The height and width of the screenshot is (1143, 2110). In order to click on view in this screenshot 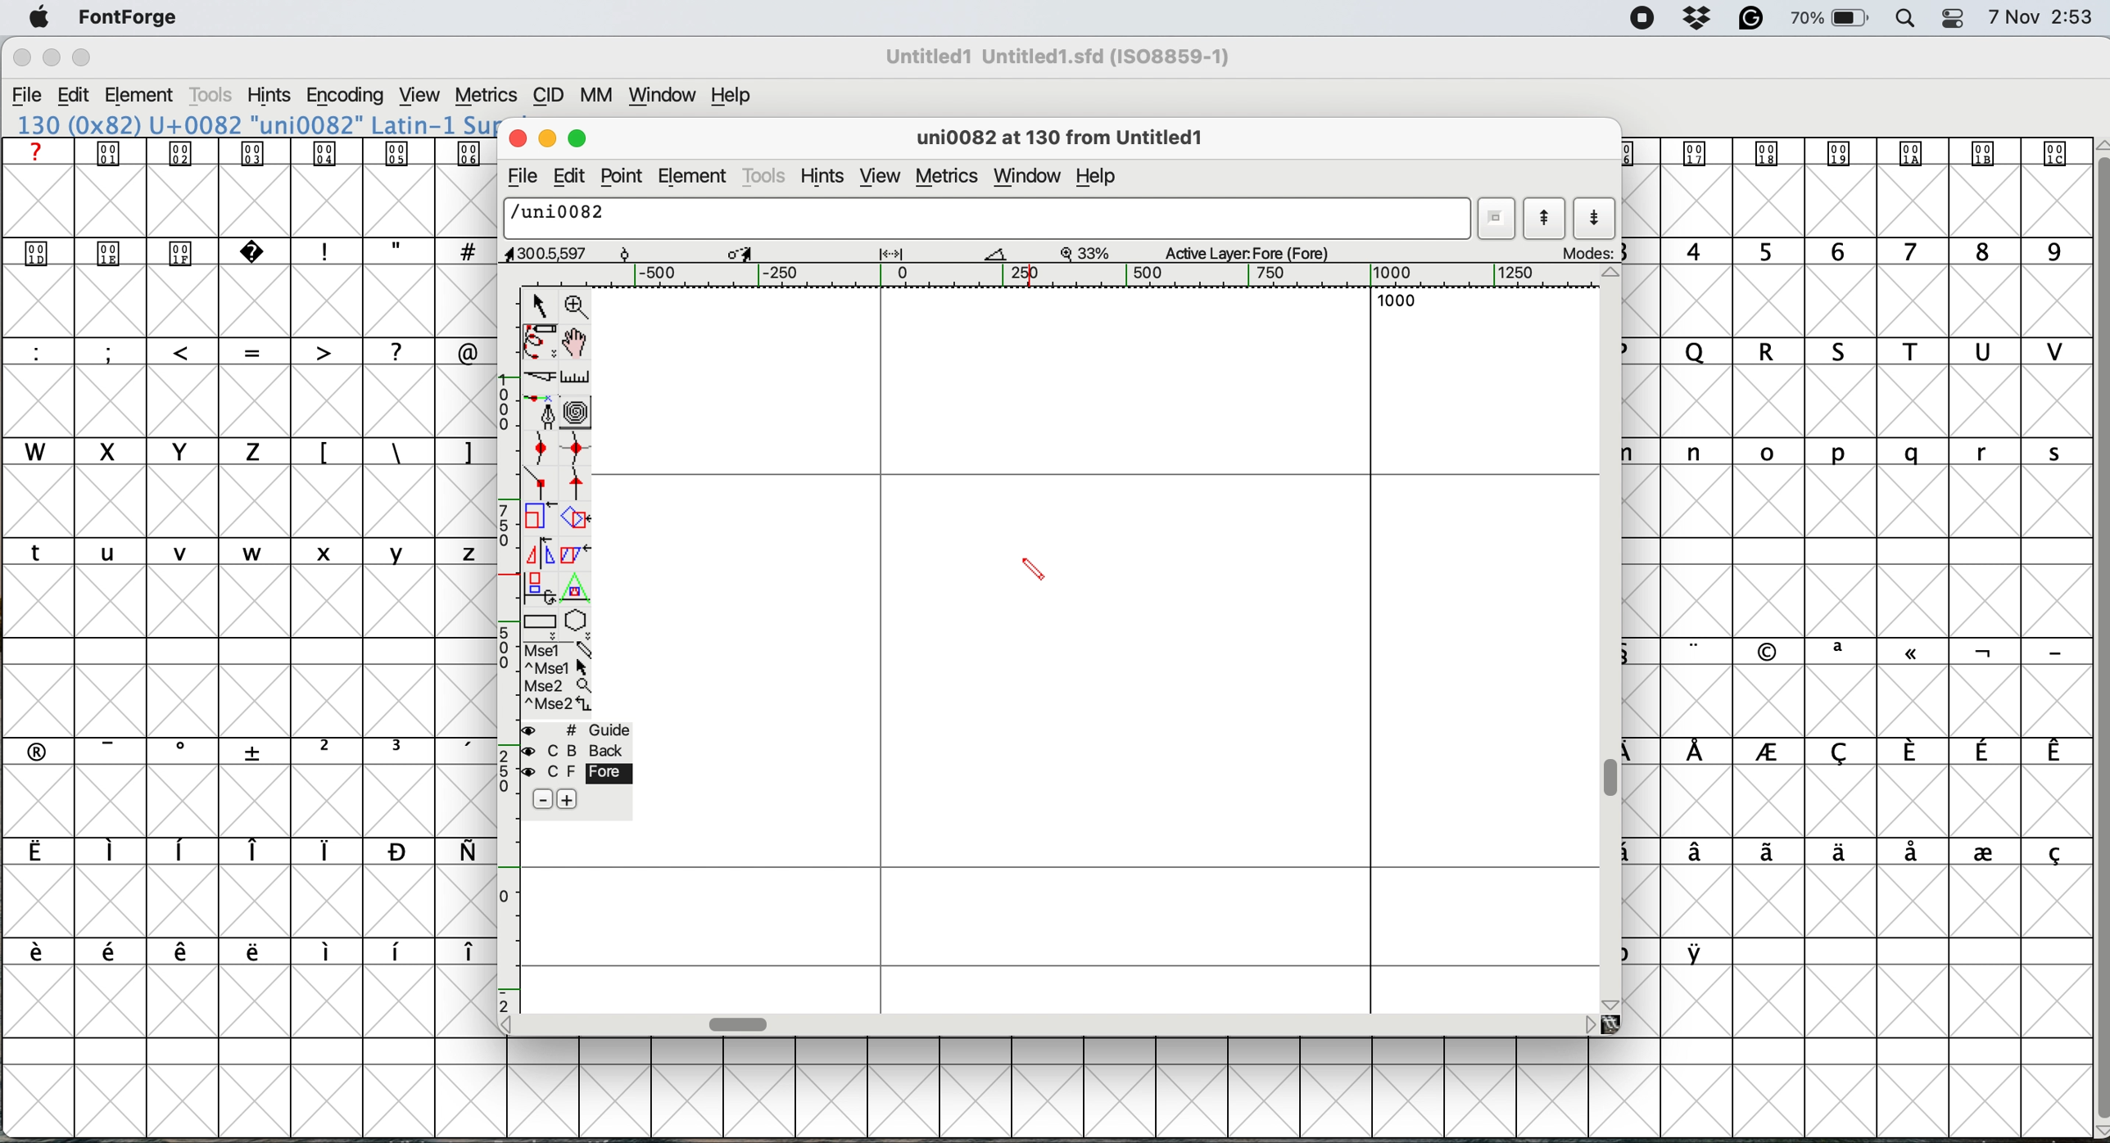, I will do `click(881, 177)`.